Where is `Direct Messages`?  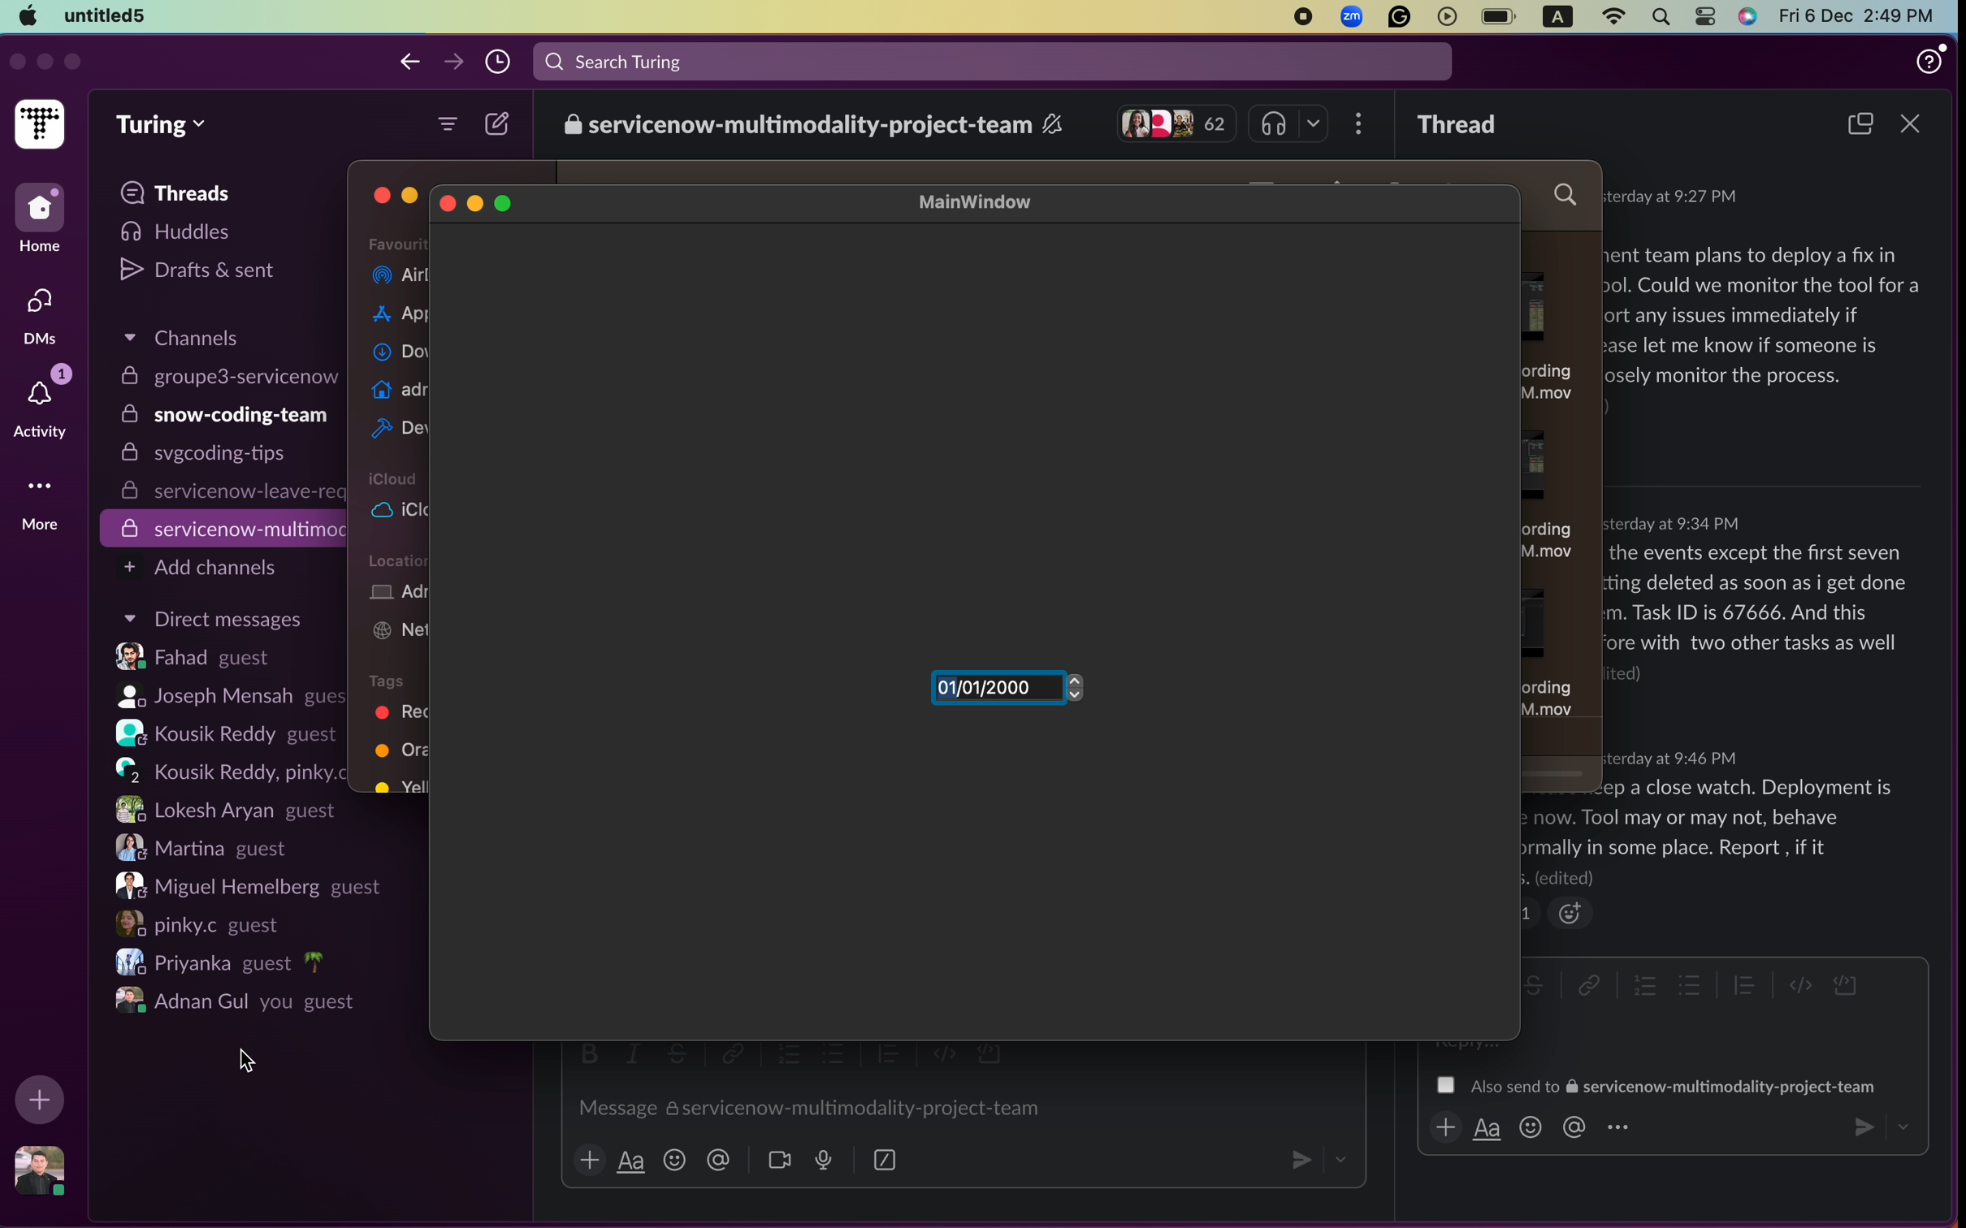
Direct Messages is located at coordinates (210, 622).